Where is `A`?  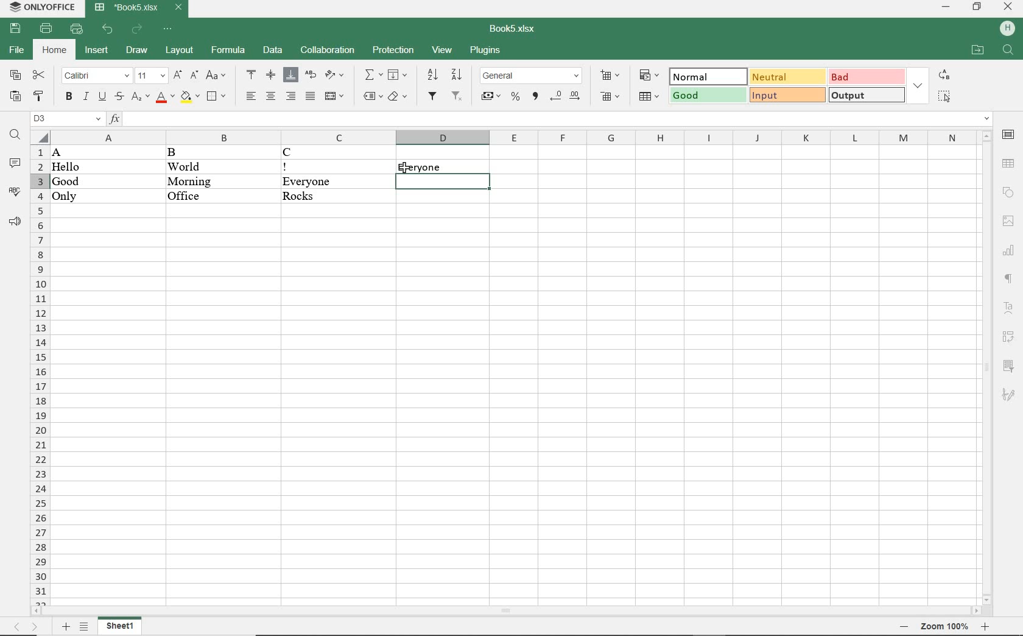 A is located at coordinates (68, 153).